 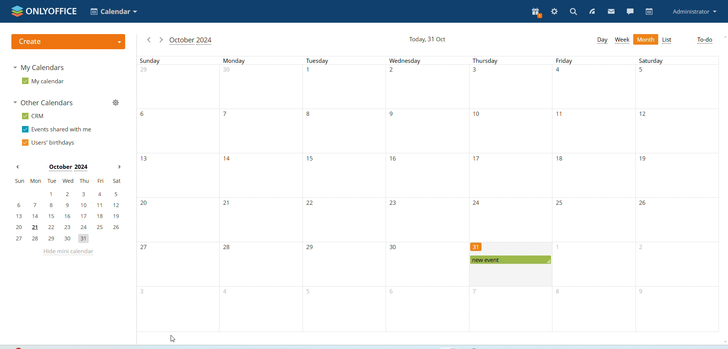 What do you see at coordinates (594, 194) in the screenshot?
I see `Fridays` at bounding box center [594, 194].